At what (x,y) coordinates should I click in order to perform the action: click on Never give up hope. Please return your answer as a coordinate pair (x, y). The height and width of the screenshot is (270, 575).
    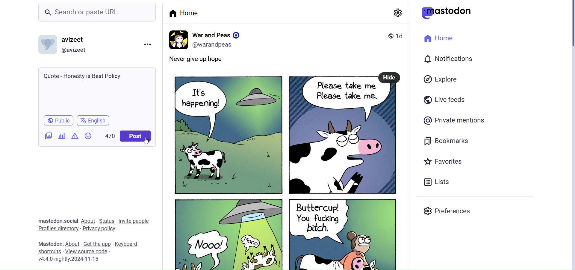
    Looking at the image, I should click on (205, 60).